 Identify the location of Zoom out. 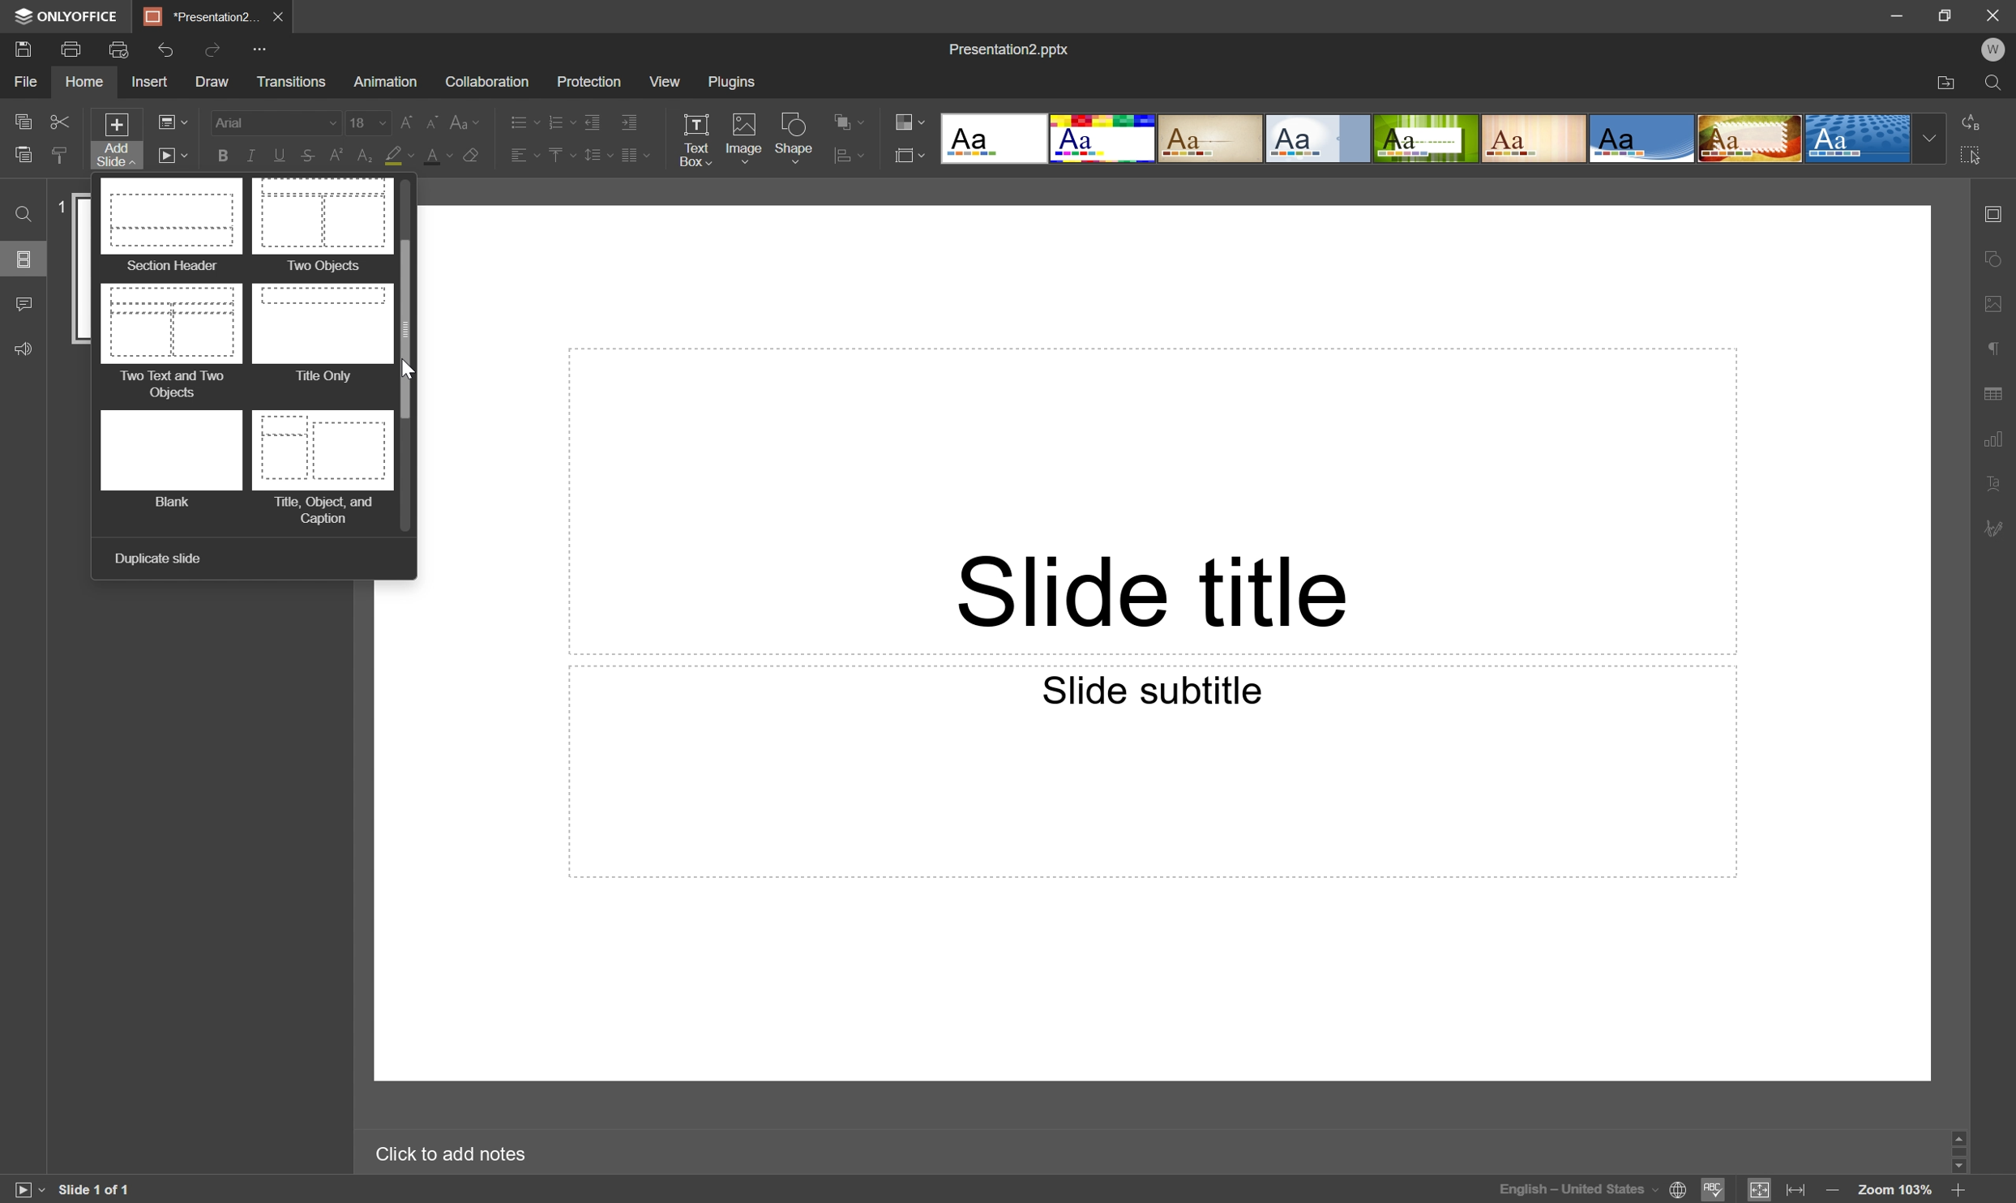
(1831, 1189).